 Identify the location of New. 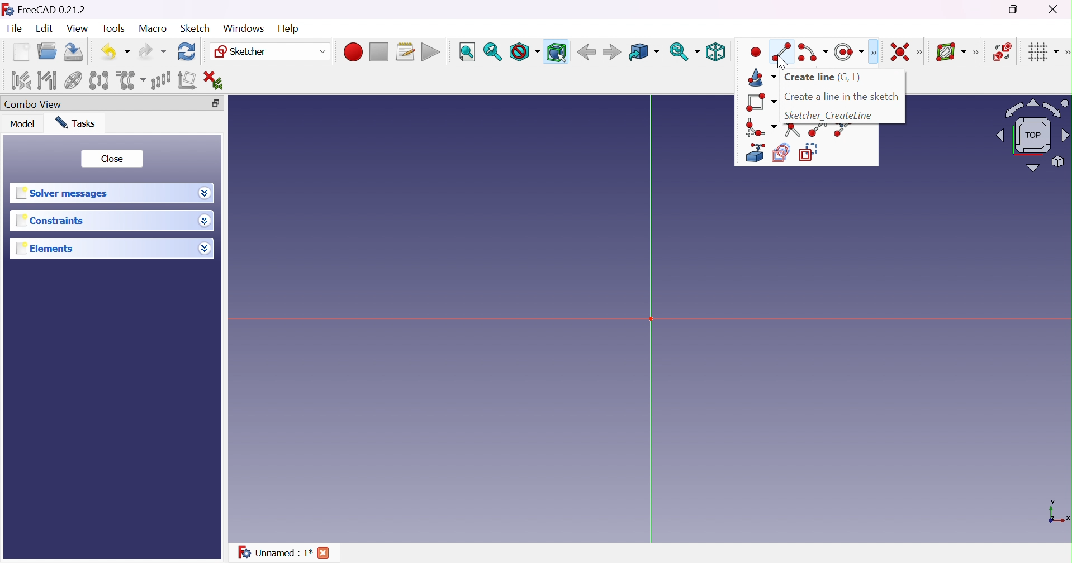
(21, 54).